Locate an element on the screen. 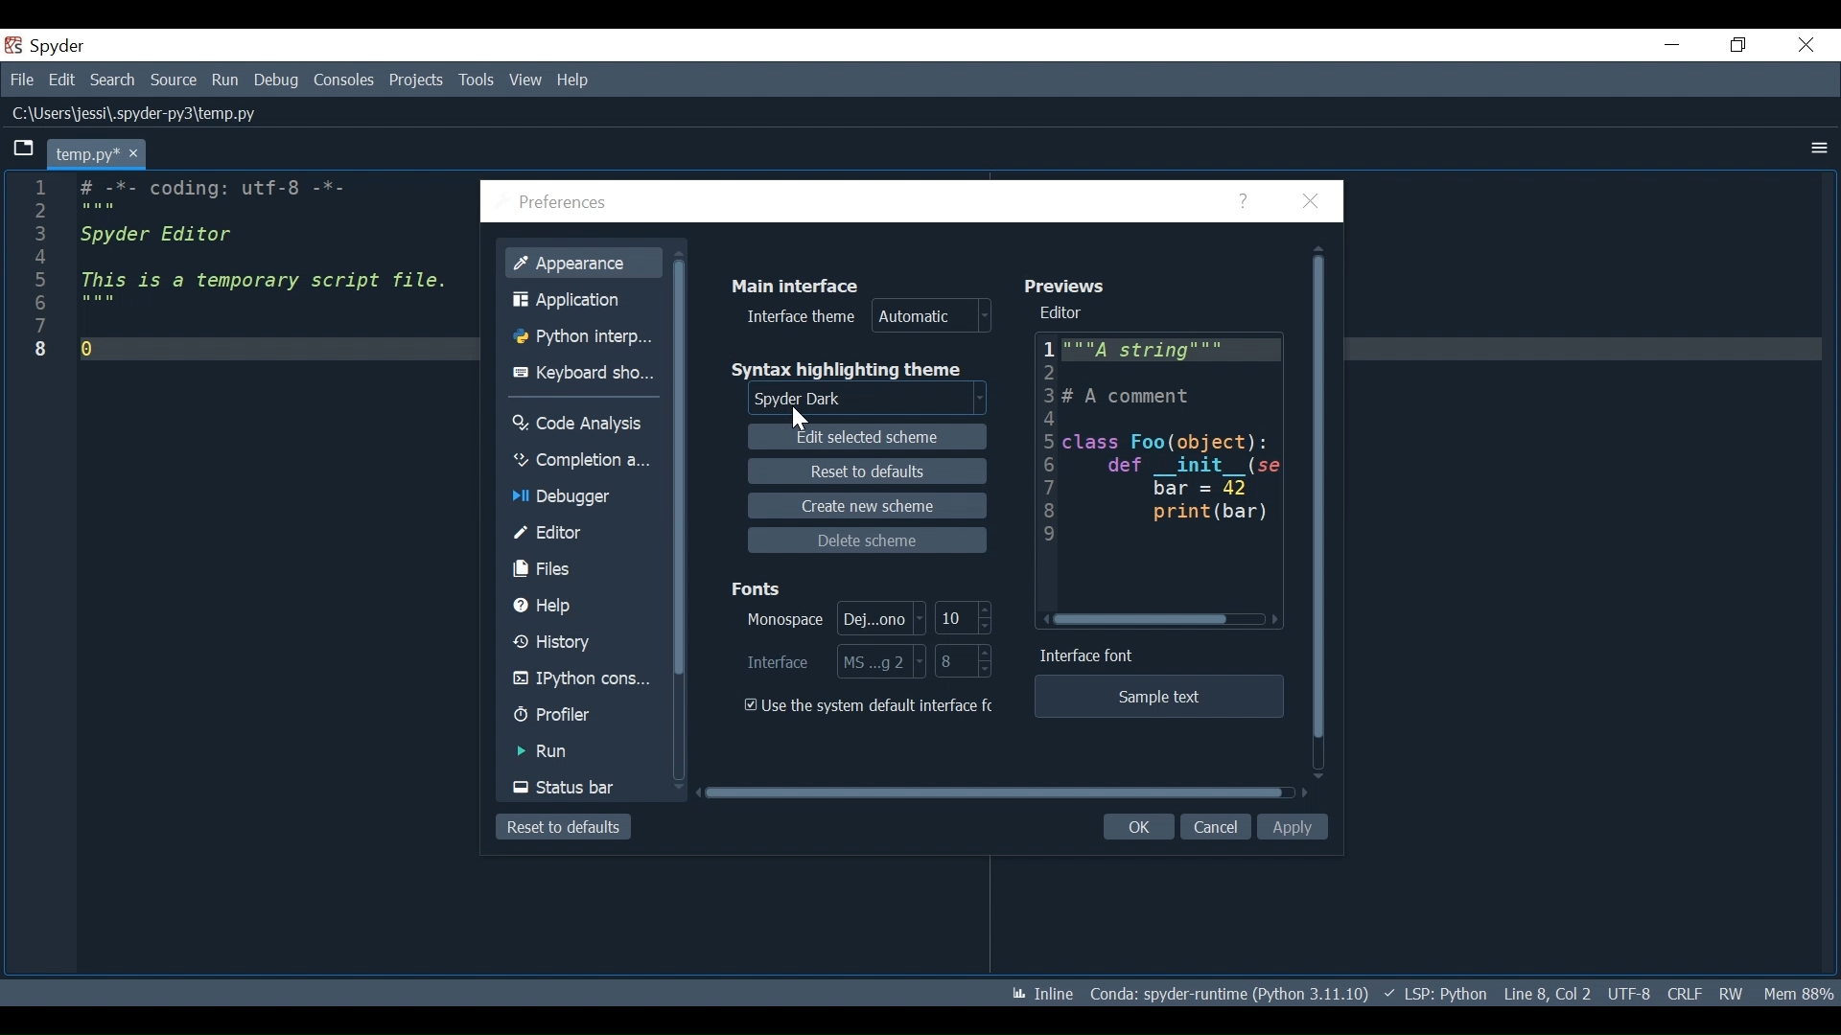 The height and width of the screenshot is (1035, 1841). History is located at coordinates (586, 642).